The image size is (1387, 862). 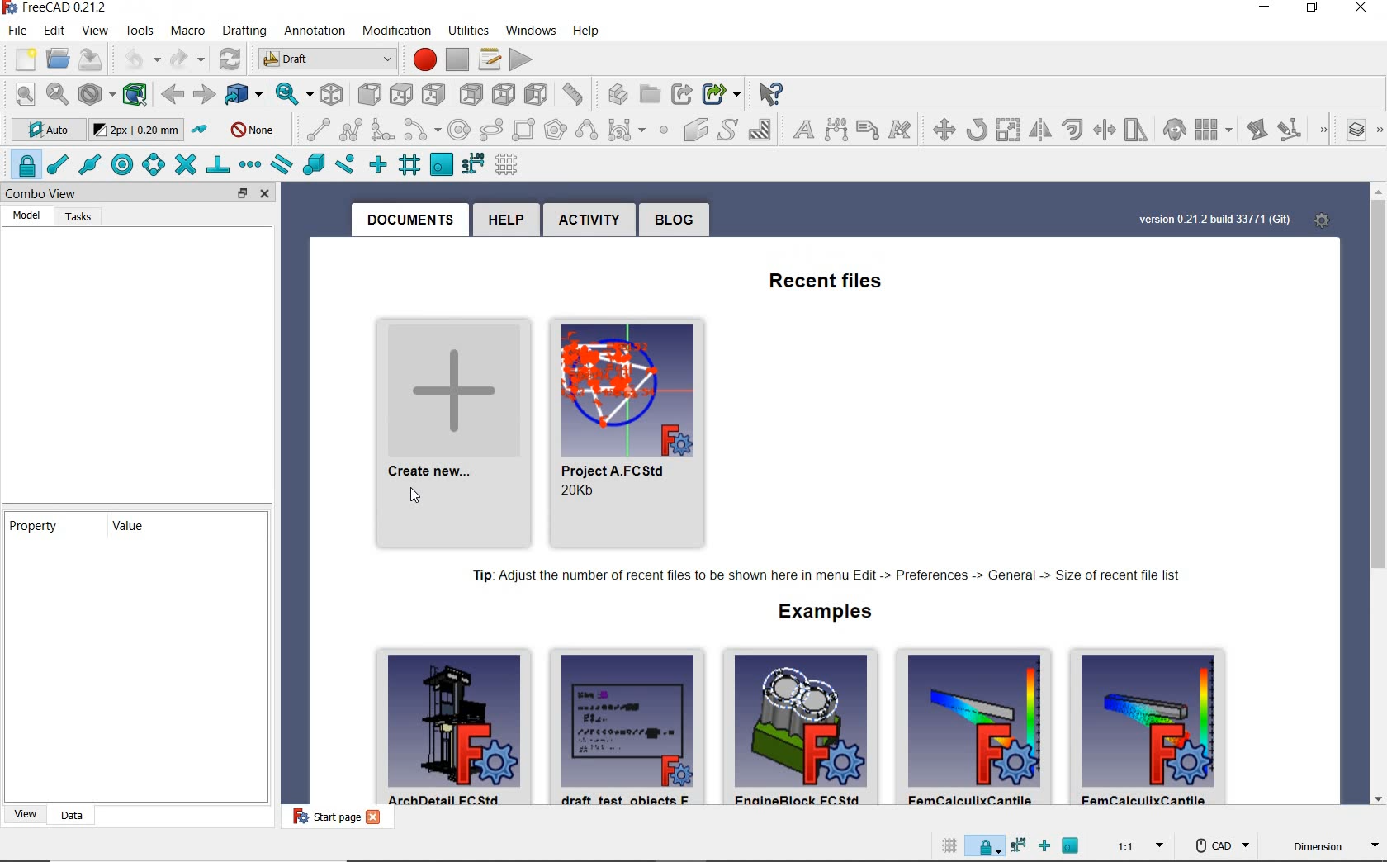 What do you see at coordinates (398, 30) in the screenshot?
I see `help` at bounding box center [398, 30].